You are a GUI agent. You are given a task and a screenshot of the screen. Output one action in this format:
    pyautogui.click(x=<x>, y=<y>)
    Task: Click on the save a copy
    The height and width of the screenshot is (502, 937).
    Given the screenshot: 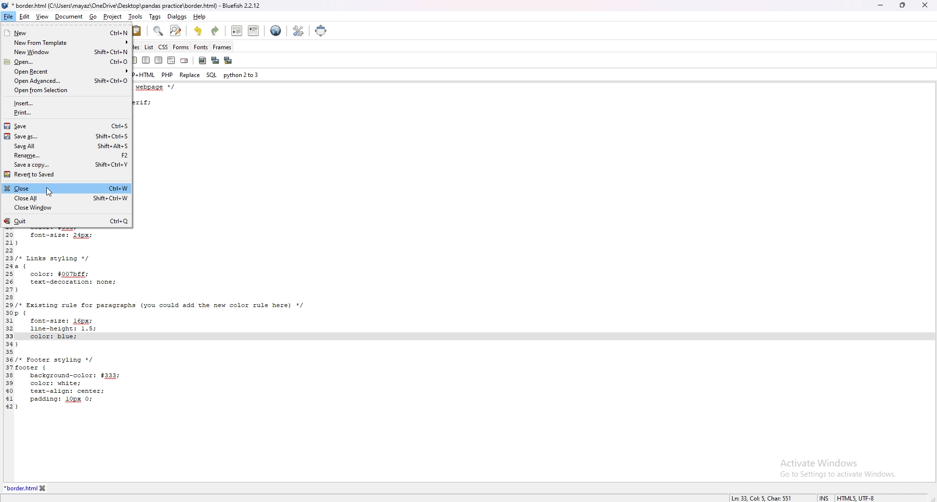 What is the action you would take?
    pyautogui.click(x=66, y=164)
    